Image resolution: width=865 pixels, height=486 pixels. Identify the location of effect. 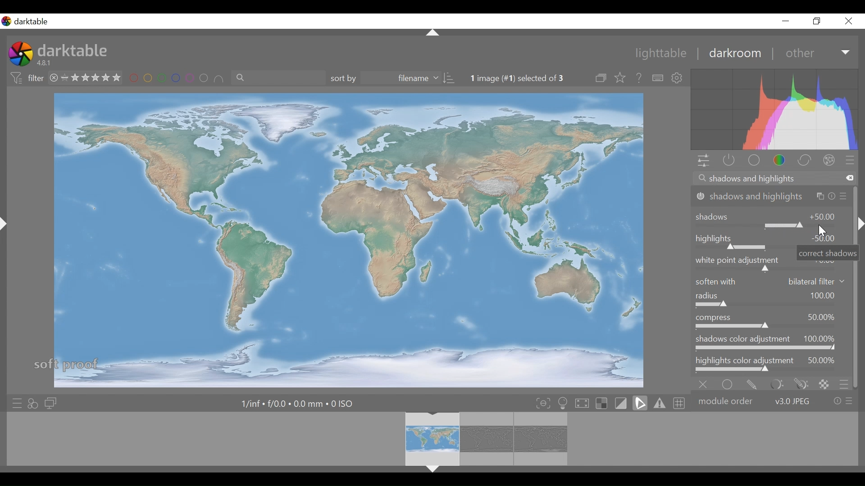
(831, 160).